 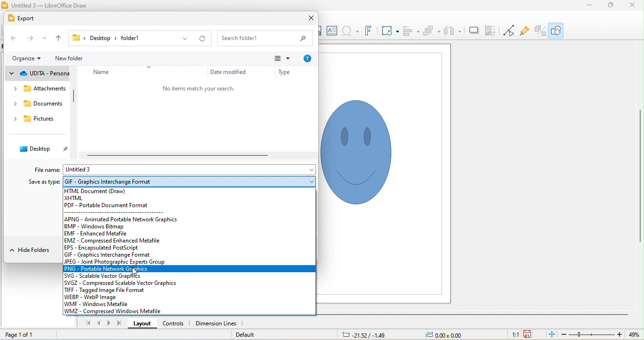 I want to click on file name: untitled3, so click(x=93, y=170).